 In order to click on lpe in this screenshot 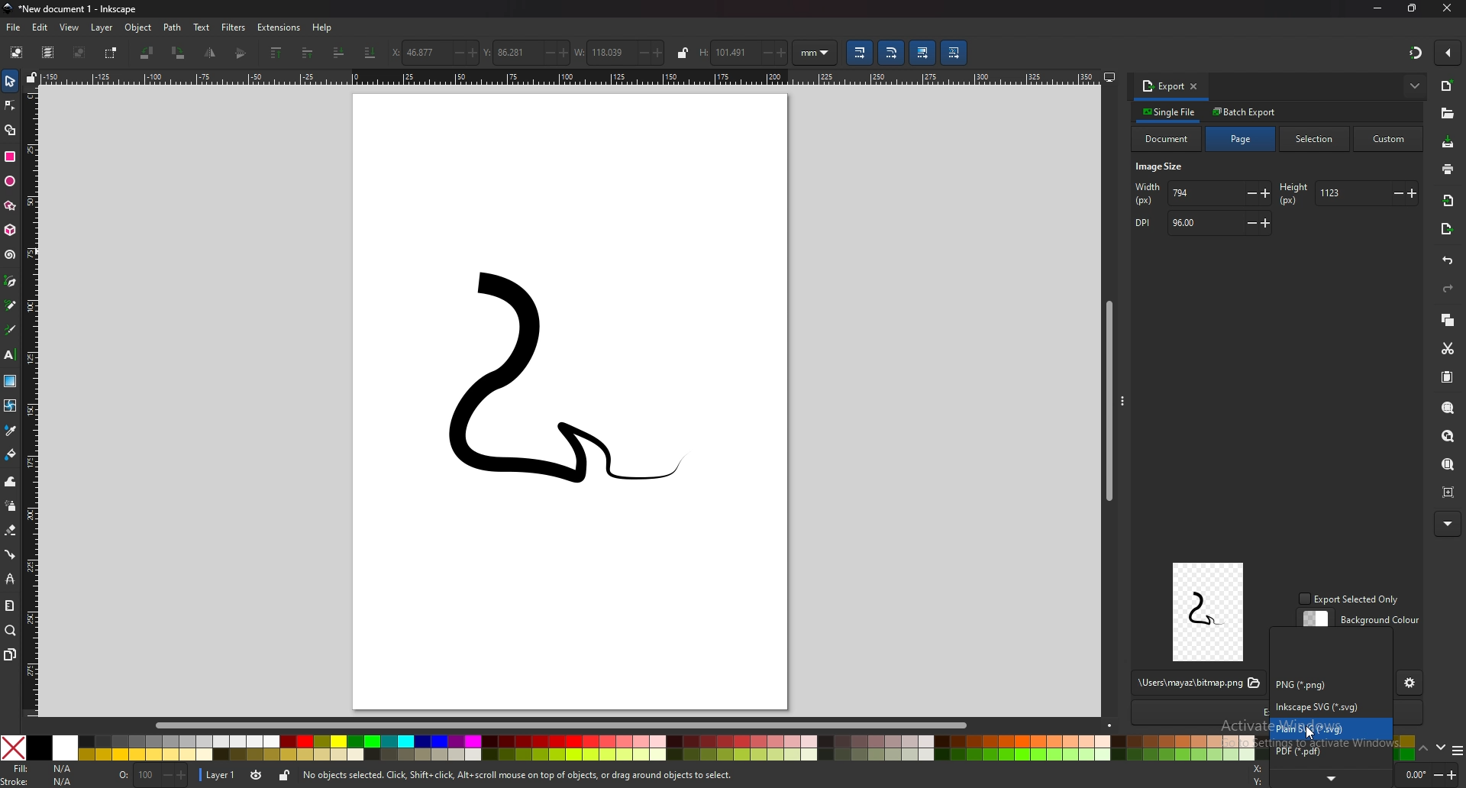, I will do `click(9, 579)`.